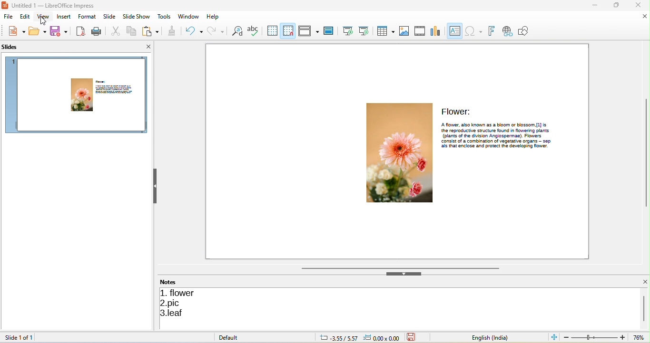 The width and height of the screenshot is (650, 343). I want to click on redo, so click(217, 30).